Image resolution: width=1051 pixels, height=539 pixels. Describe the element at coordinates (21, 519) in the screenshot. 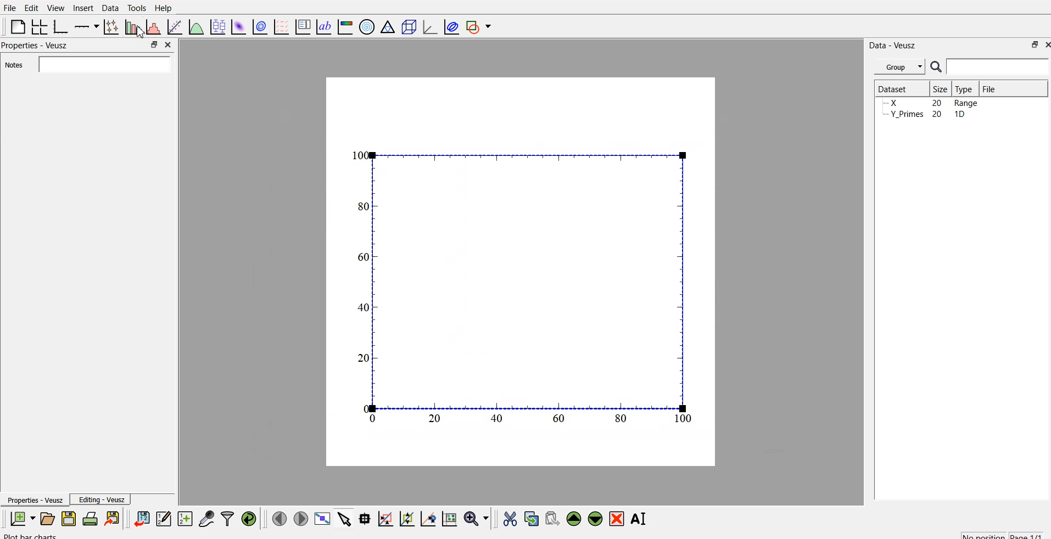

I see `new document` at that location.